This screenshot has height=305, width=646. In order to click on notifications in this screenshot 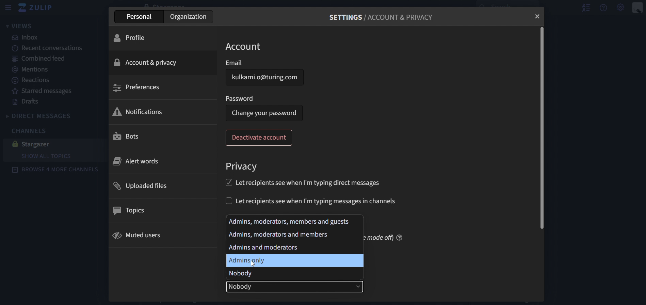, I will do `click(139, 112)`.